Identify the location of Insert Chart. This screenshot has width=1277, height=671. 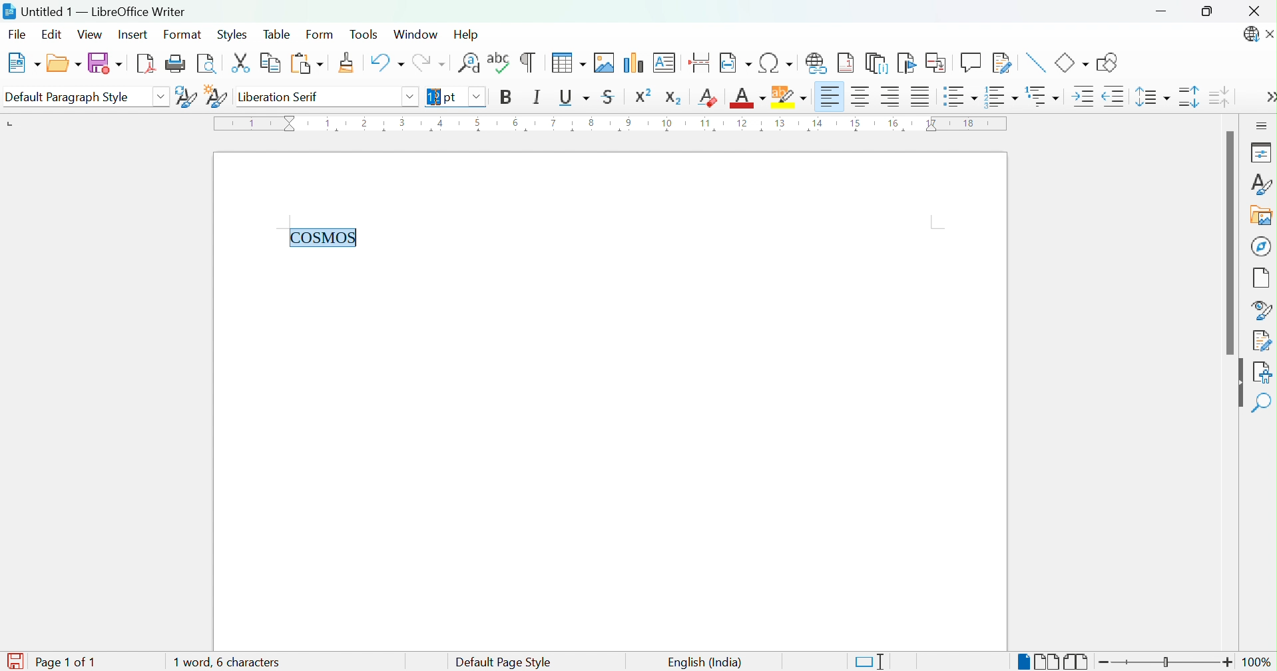
(634, 61).